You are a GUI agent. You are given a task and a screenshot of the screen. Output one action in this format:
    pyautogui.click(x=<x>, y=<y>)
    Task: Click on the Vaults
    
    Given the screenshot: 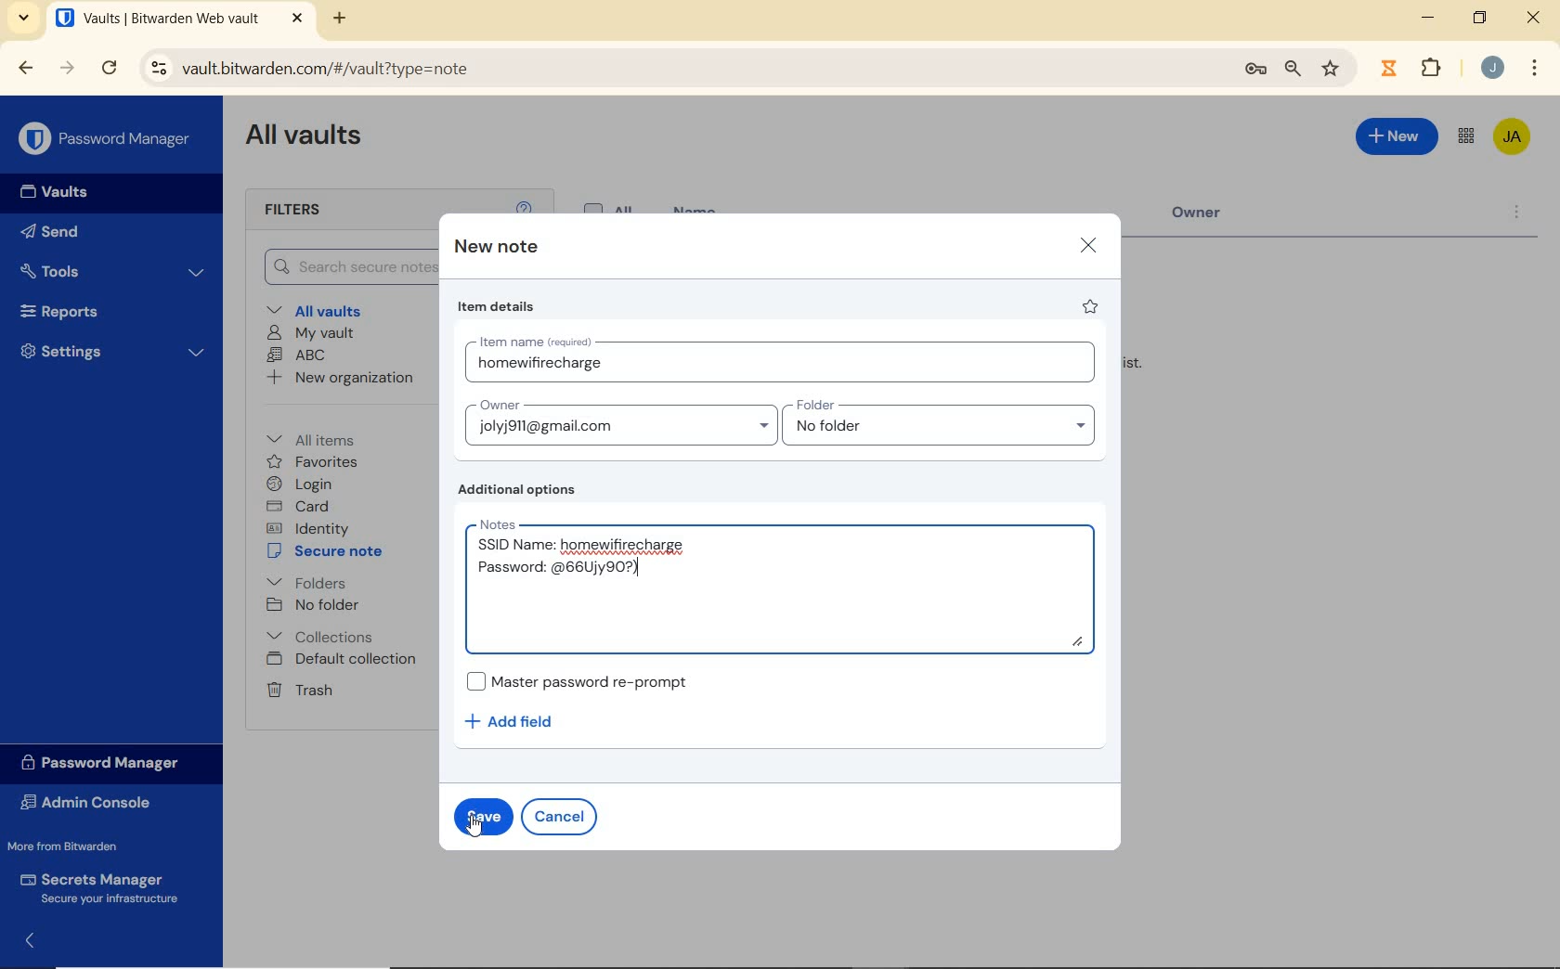 What is the action you would take?
    pyautogui.click(x=48, y=192)
    